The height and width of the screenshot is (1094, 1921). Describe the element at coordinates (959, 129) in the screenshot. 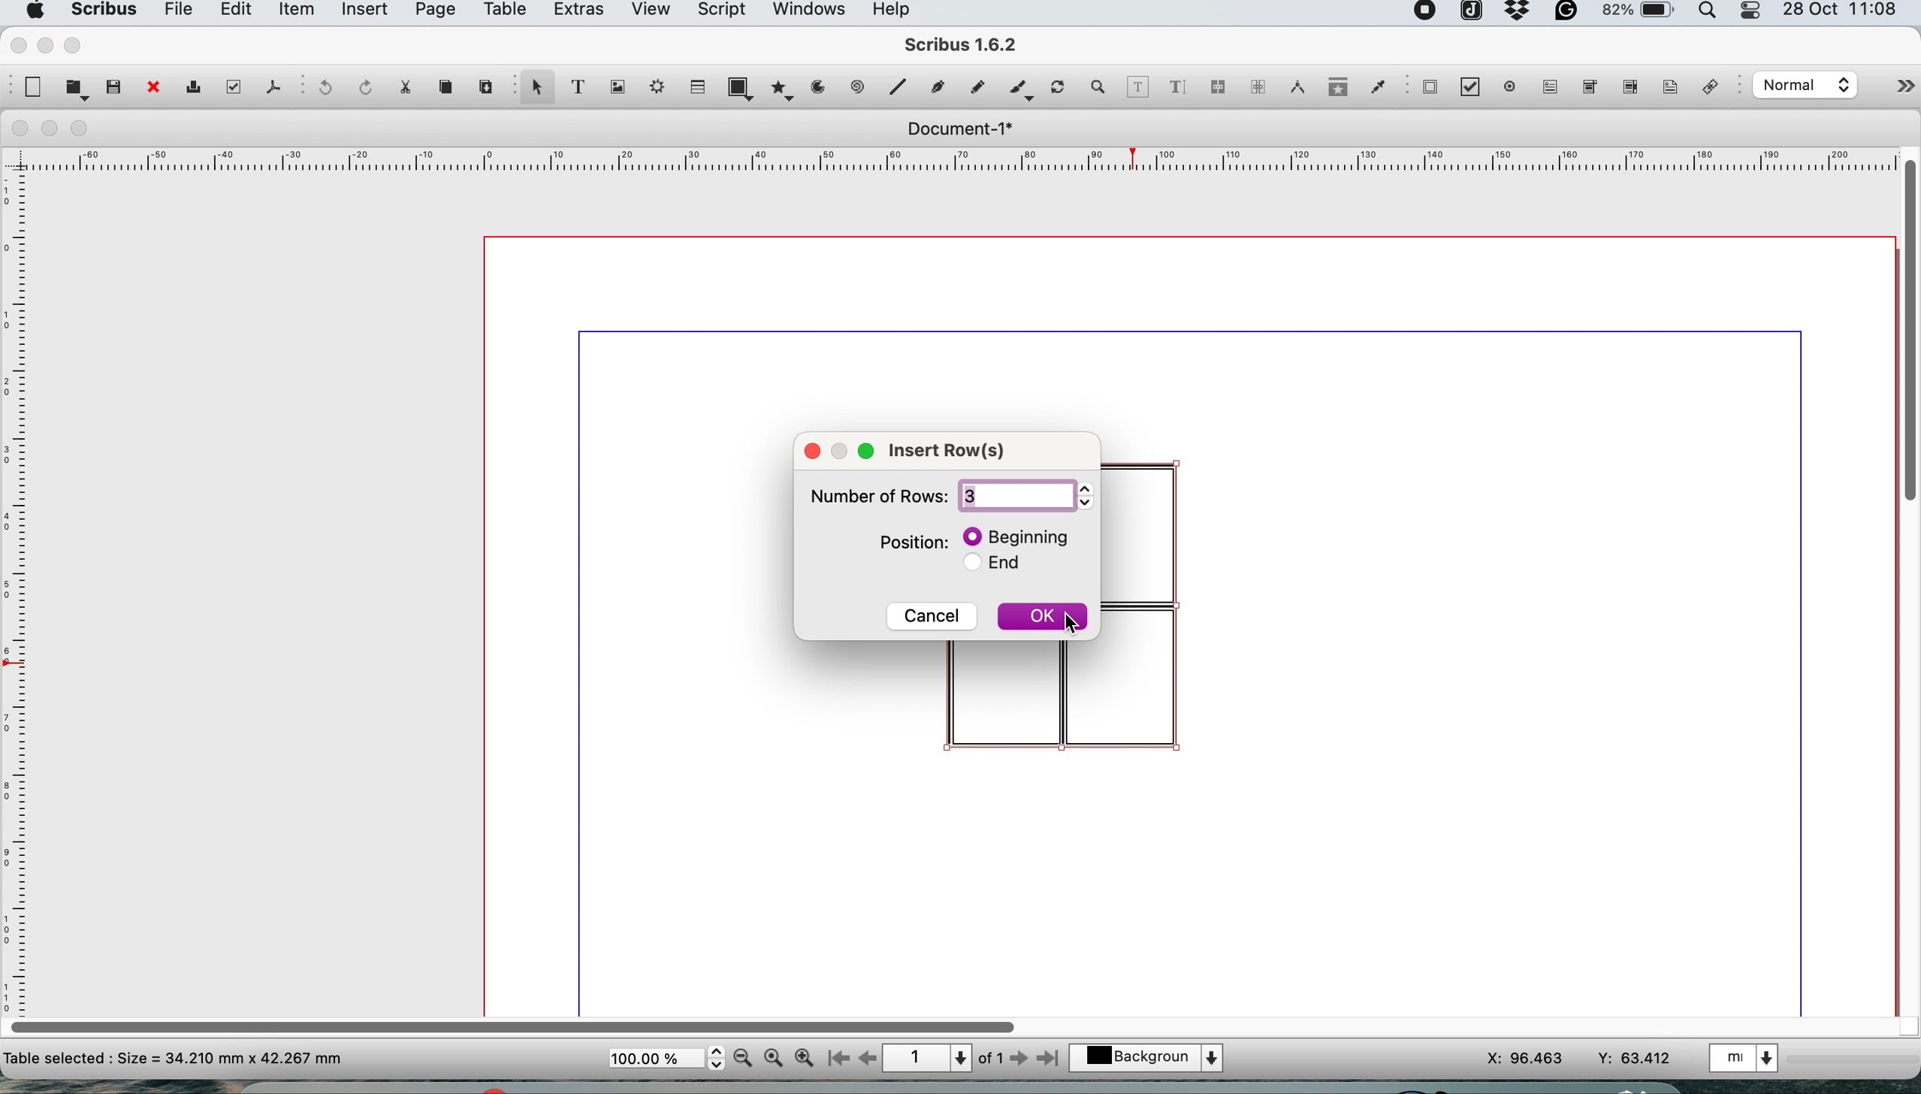

I see `document 1` at that location.